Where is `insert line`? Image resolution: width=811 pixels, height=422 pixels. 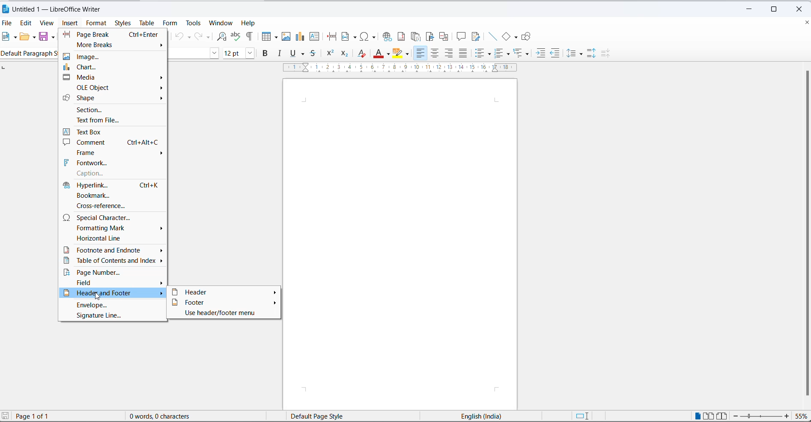 insert line is located at coordinates (492, 37).